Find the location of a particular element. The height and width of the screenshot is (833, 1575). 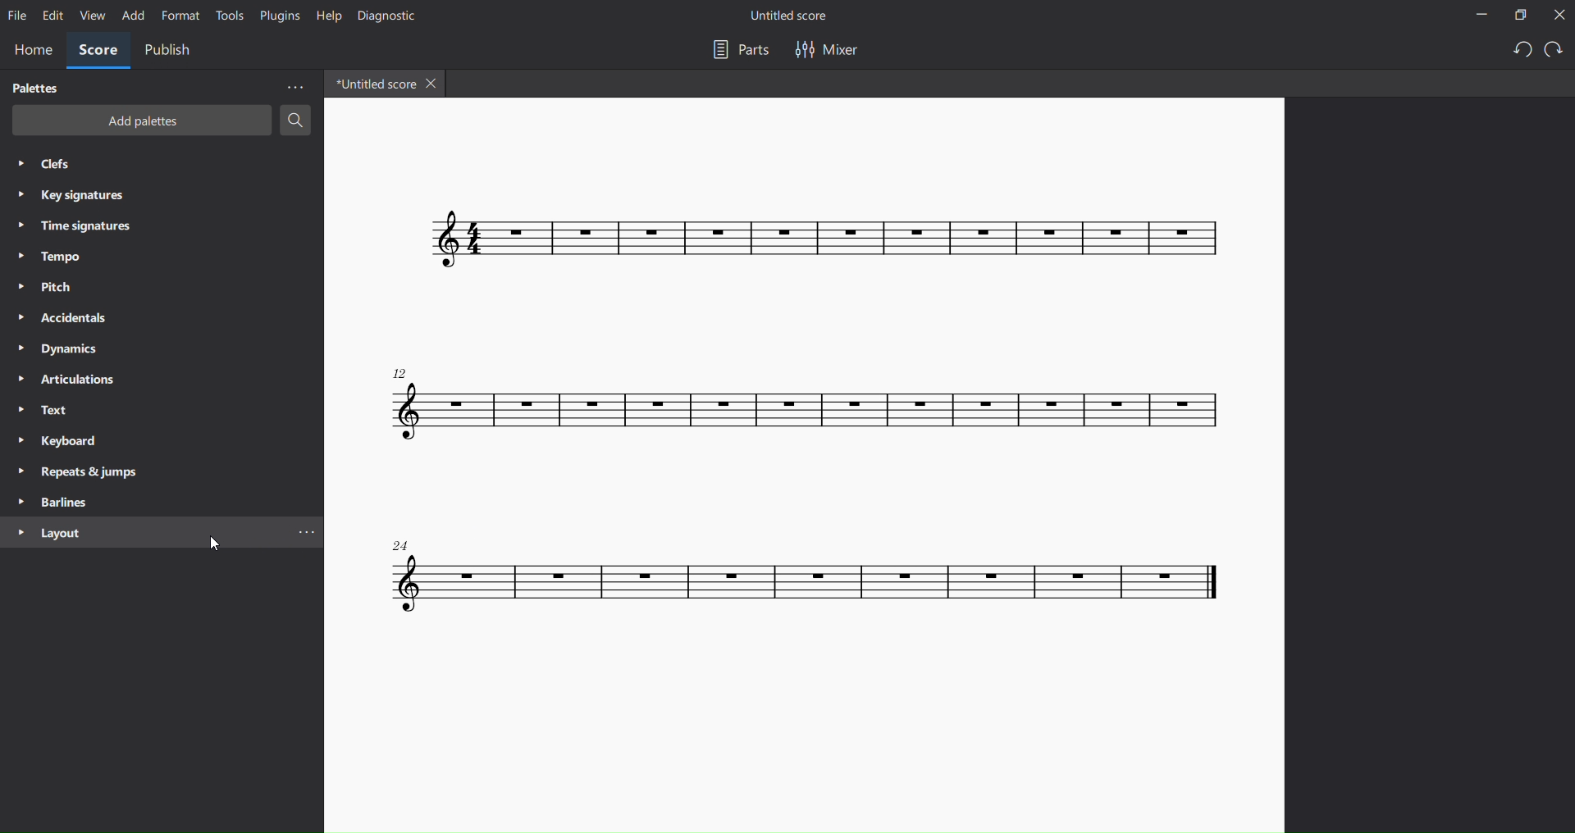

score is located at coordinates (98, 52).